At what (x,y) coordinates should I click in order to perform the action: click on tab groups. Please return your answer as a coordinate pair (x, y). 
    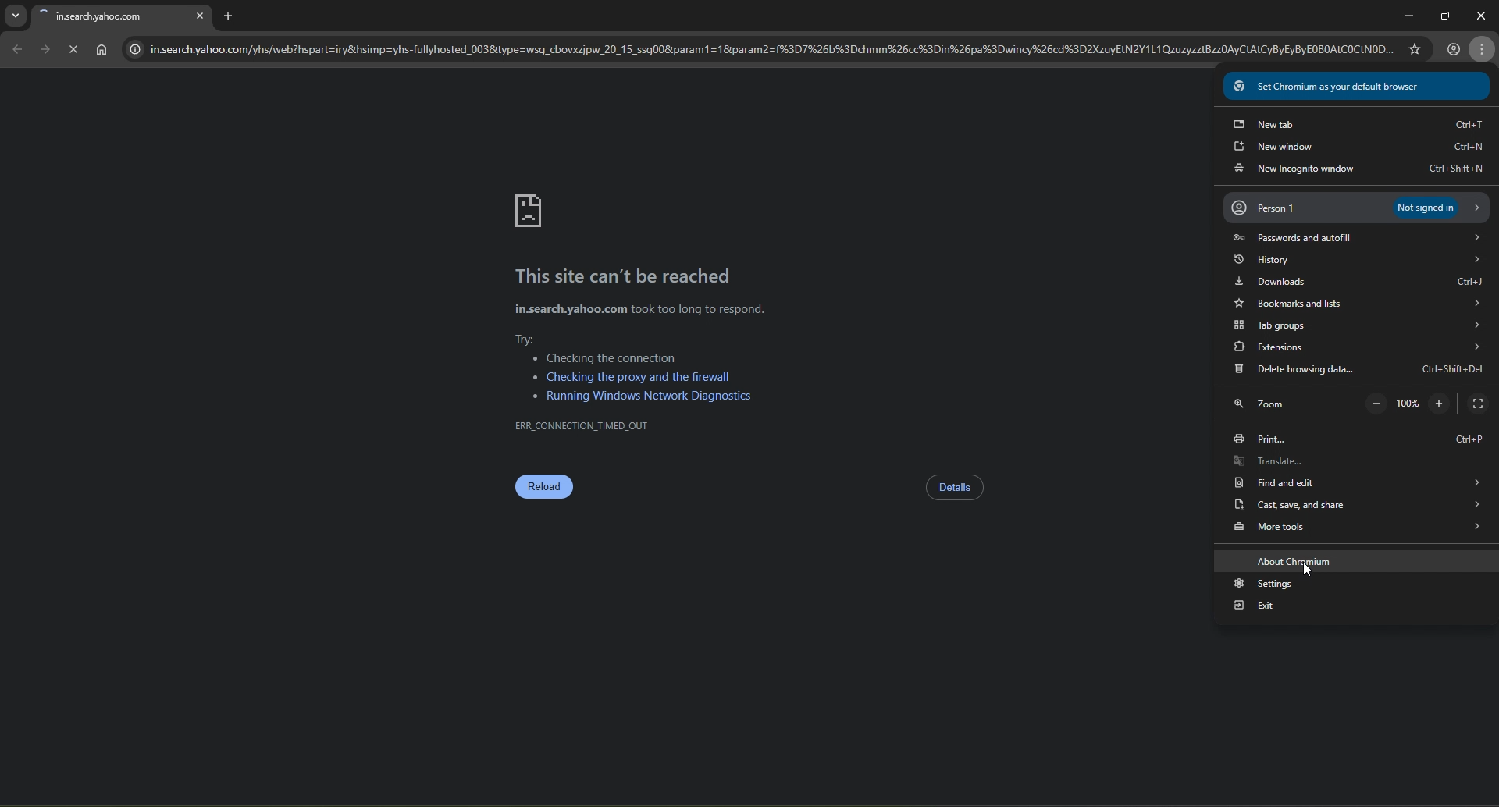
    Looking at the image, I should click on (1359, 325).